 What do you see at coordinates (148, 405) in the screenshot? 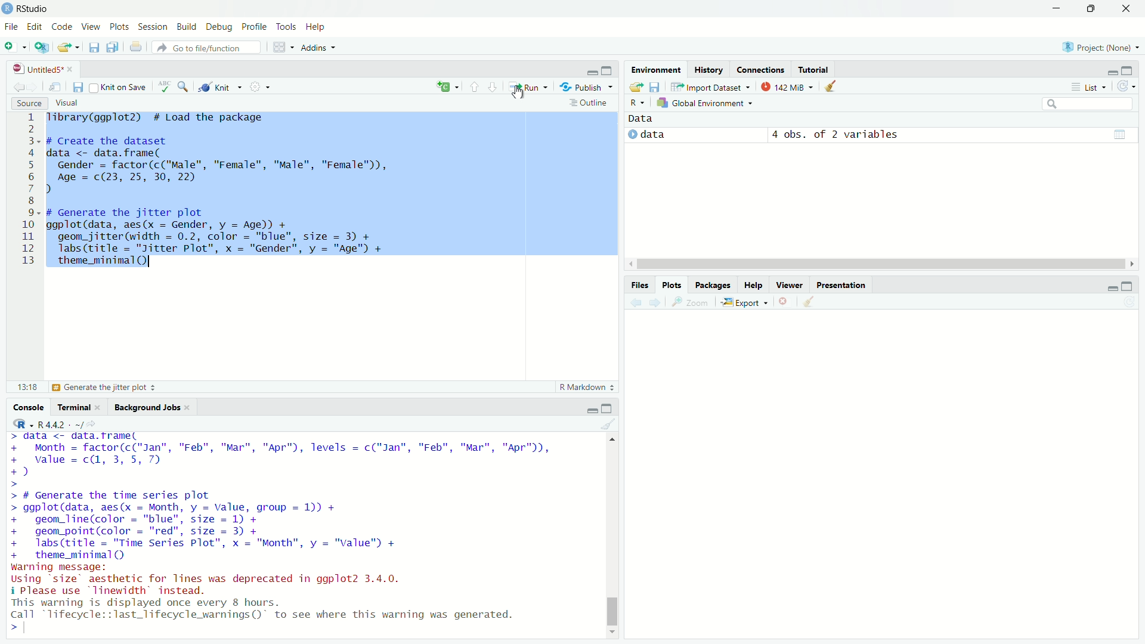
I see `background jobs` at bounding box center [148, 405].